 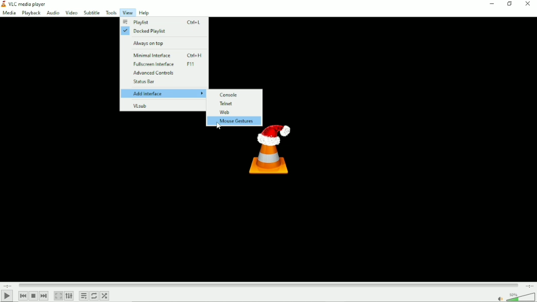 What do you see at coordinates (7, 296) in the screenshot?
I see `Play` at bounding box center [7, 296].